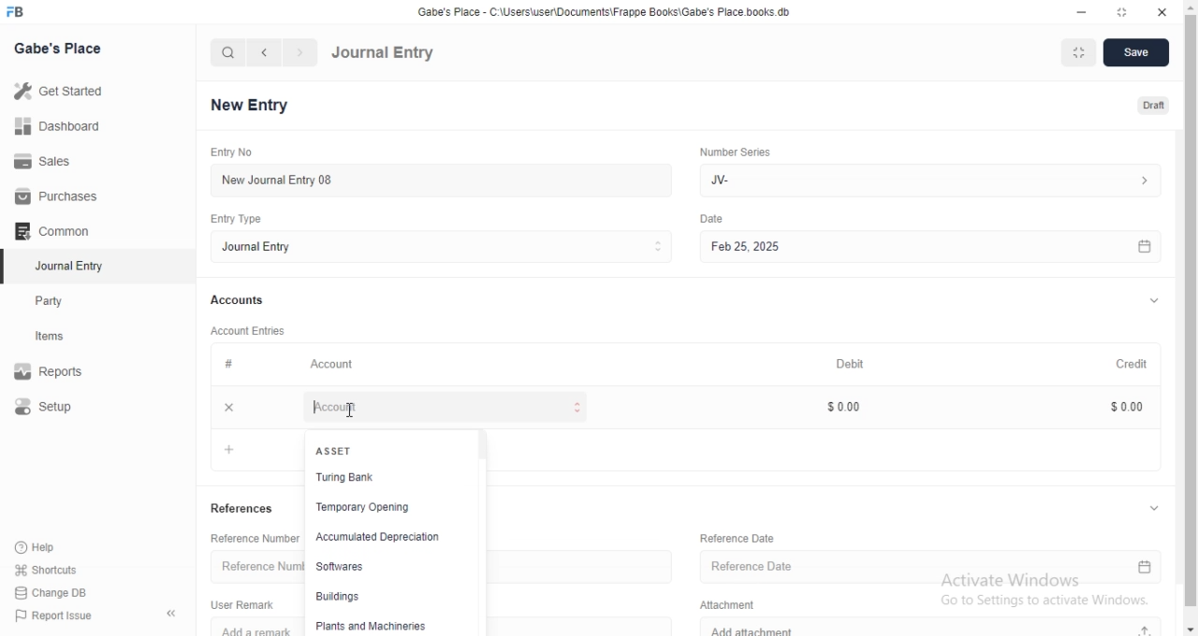 The image size is (1198, 636). I want to click on Credit, so click(1138, 364).